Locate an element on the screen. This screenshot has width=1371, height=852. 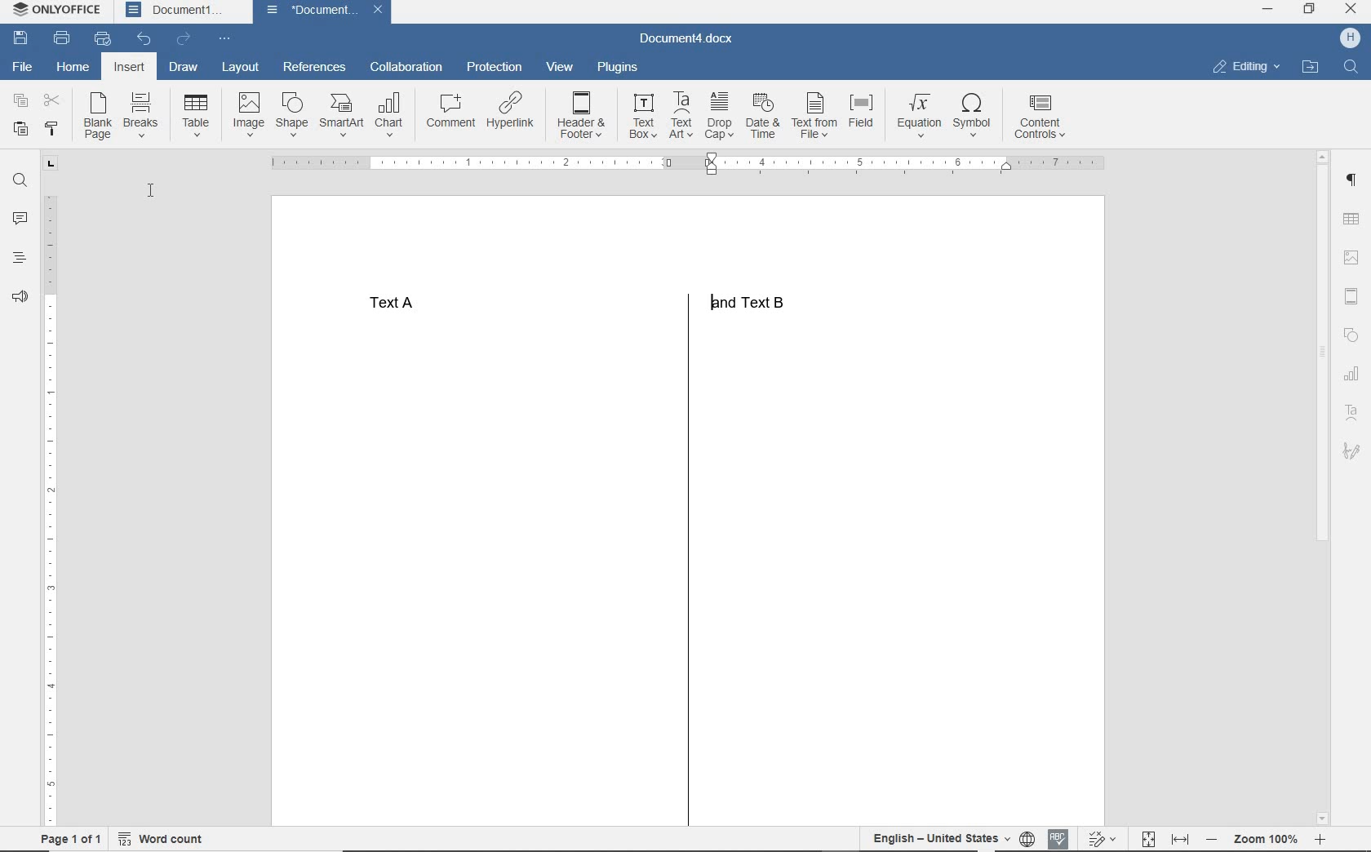
TRACK CHANGES is located at coordinates (1101, 838).